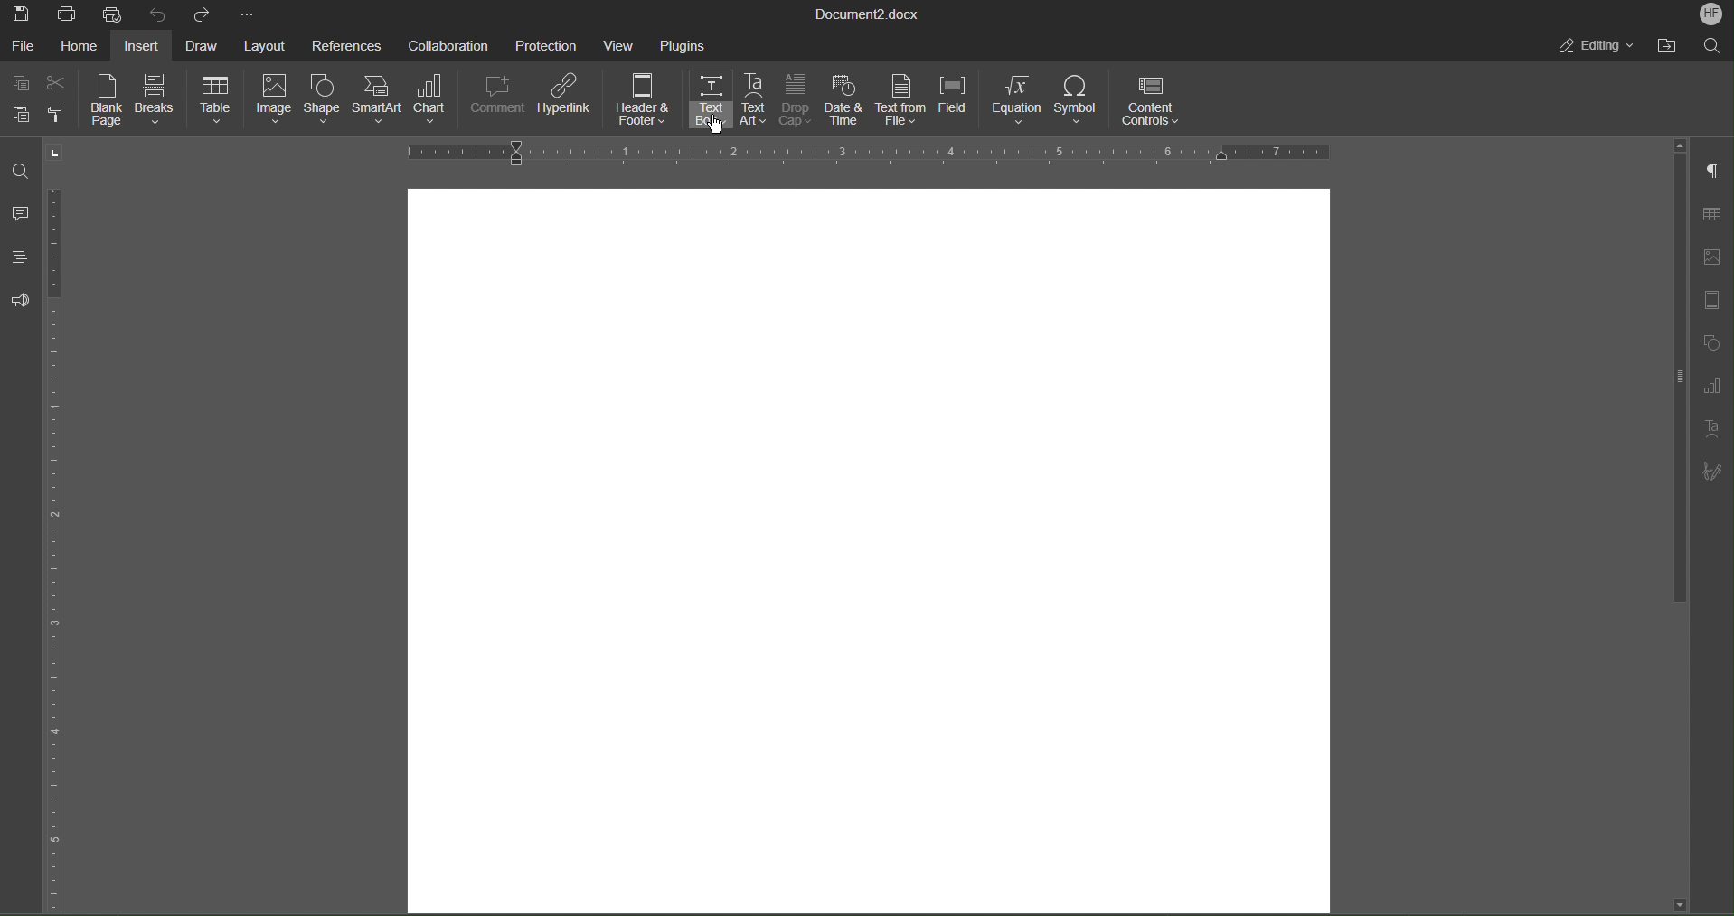 Image resolution: width=1734 pixels, height=916 pixels. What do you see at coordinates (62, 115) in the screenshot?
I see `Copy Style` at bounding box center [62, 115].